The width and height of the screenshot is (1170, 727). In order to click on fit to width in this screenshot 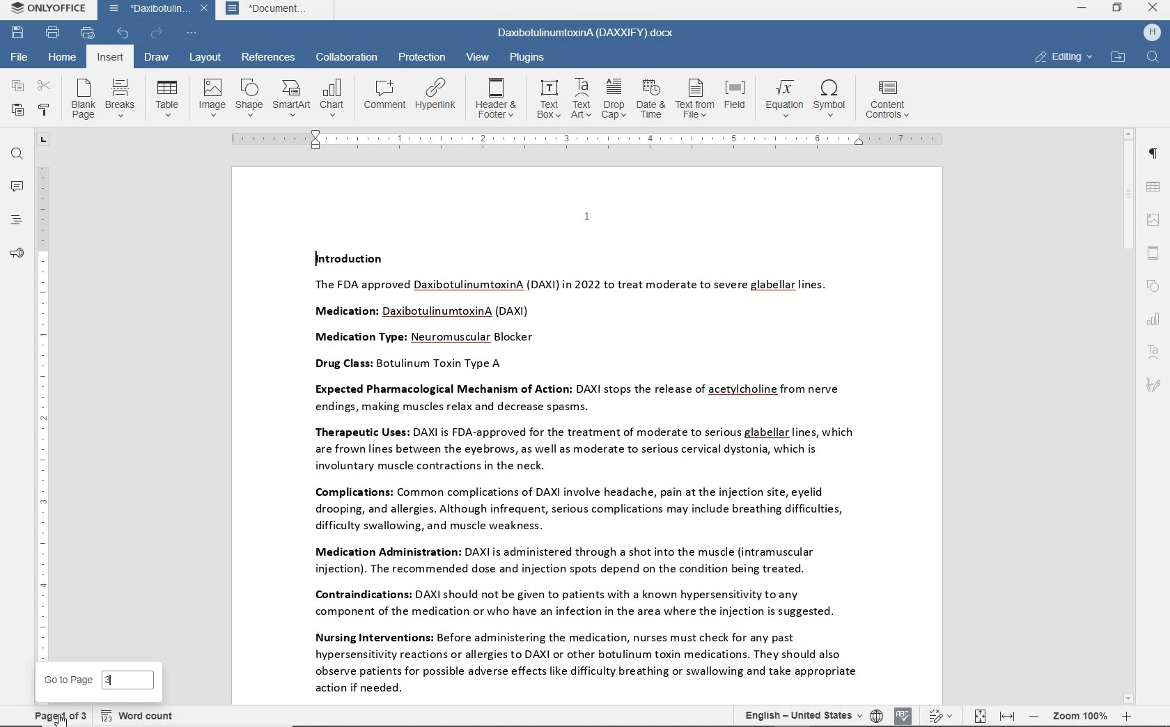, I will do `click(1006, 717)`.